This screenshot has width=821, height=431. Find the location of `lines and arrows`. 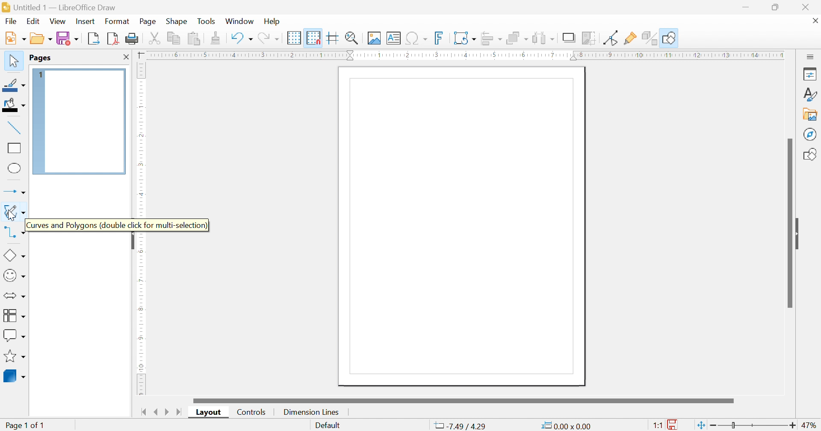

lines and arrows is located at coordinates (16, 192).